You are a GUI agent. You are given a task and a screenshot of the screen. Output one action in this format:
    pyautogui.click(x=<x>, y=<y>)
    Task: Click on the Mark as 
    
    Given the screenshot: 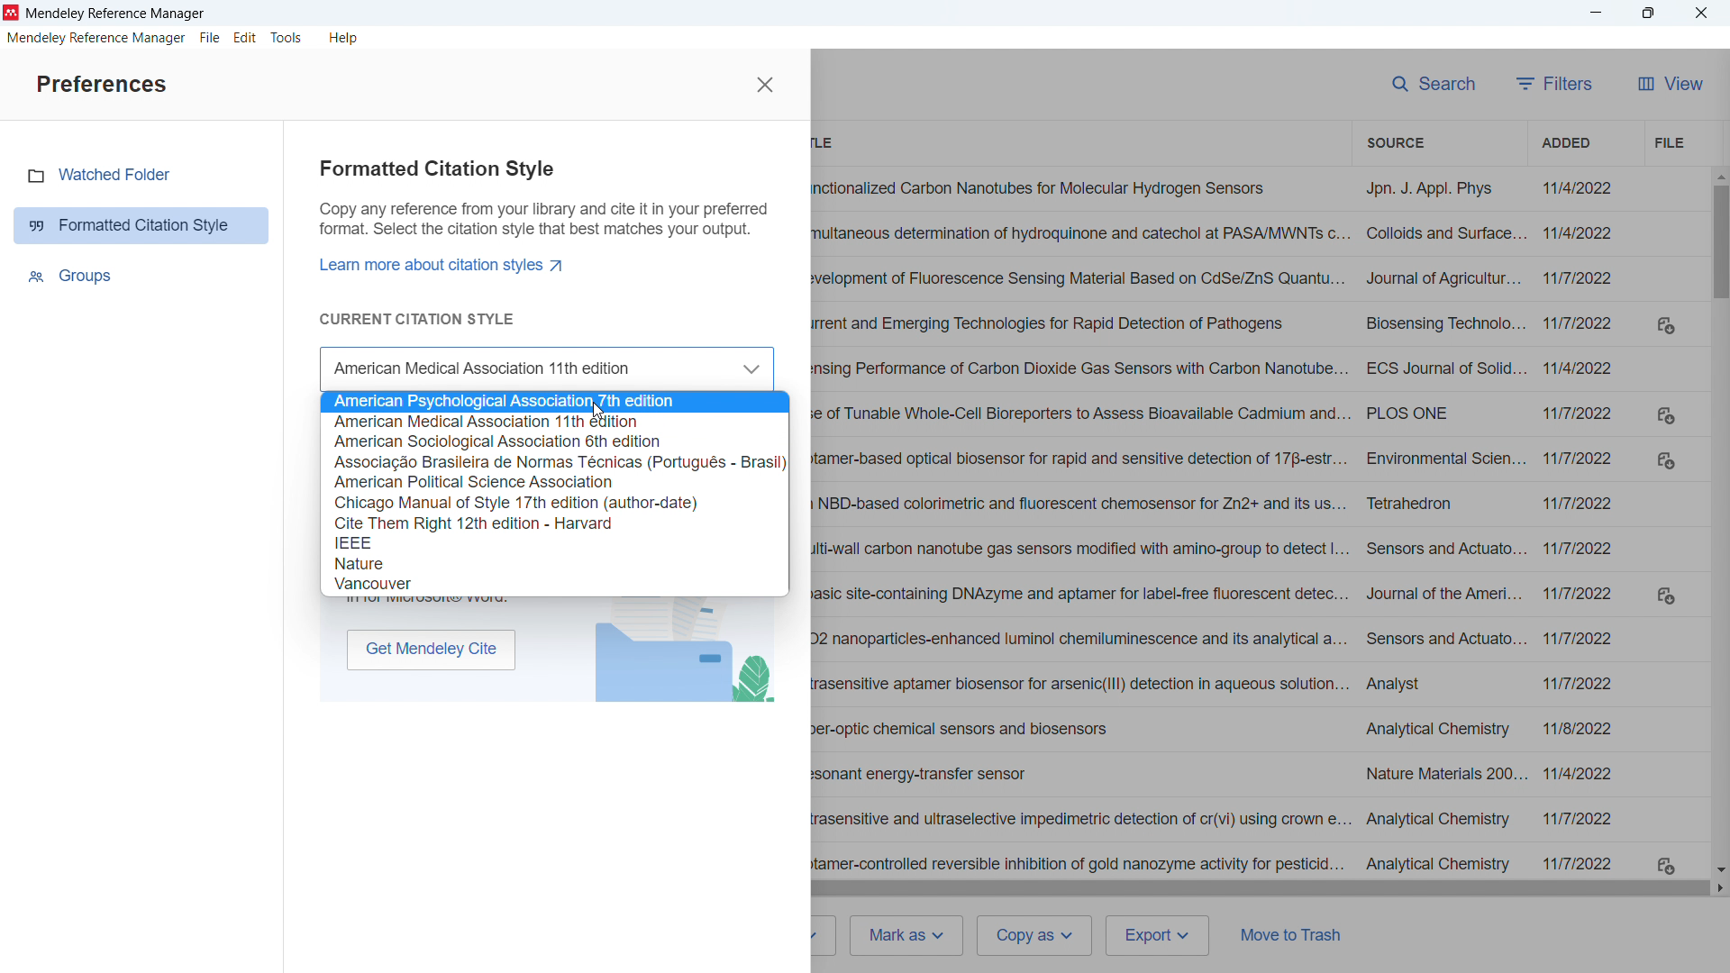 What is the action you would take?
    pyautogui.click(x=910, y=935)
    